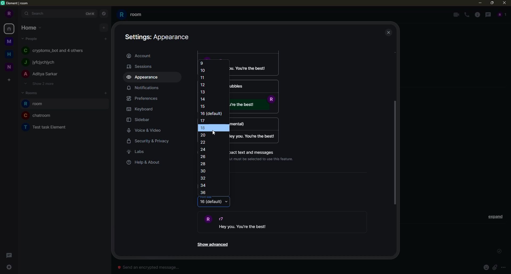 The height and width of the screenshot is (274, 511). What do you see at coordinates (145, 77) in the screenshot?
I see `appearance` at bounding box center [145, 77].